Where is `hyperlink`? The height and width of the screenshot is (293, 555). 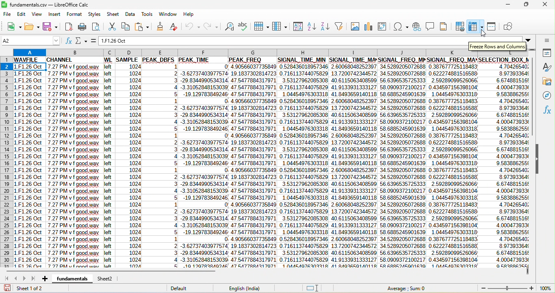 hyperlink is located at coordinates (416, 26).